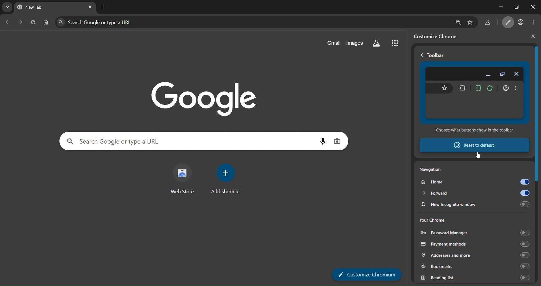 The height and width of the screenshot is (286, 541). I want to click on images, so click(354, 43).